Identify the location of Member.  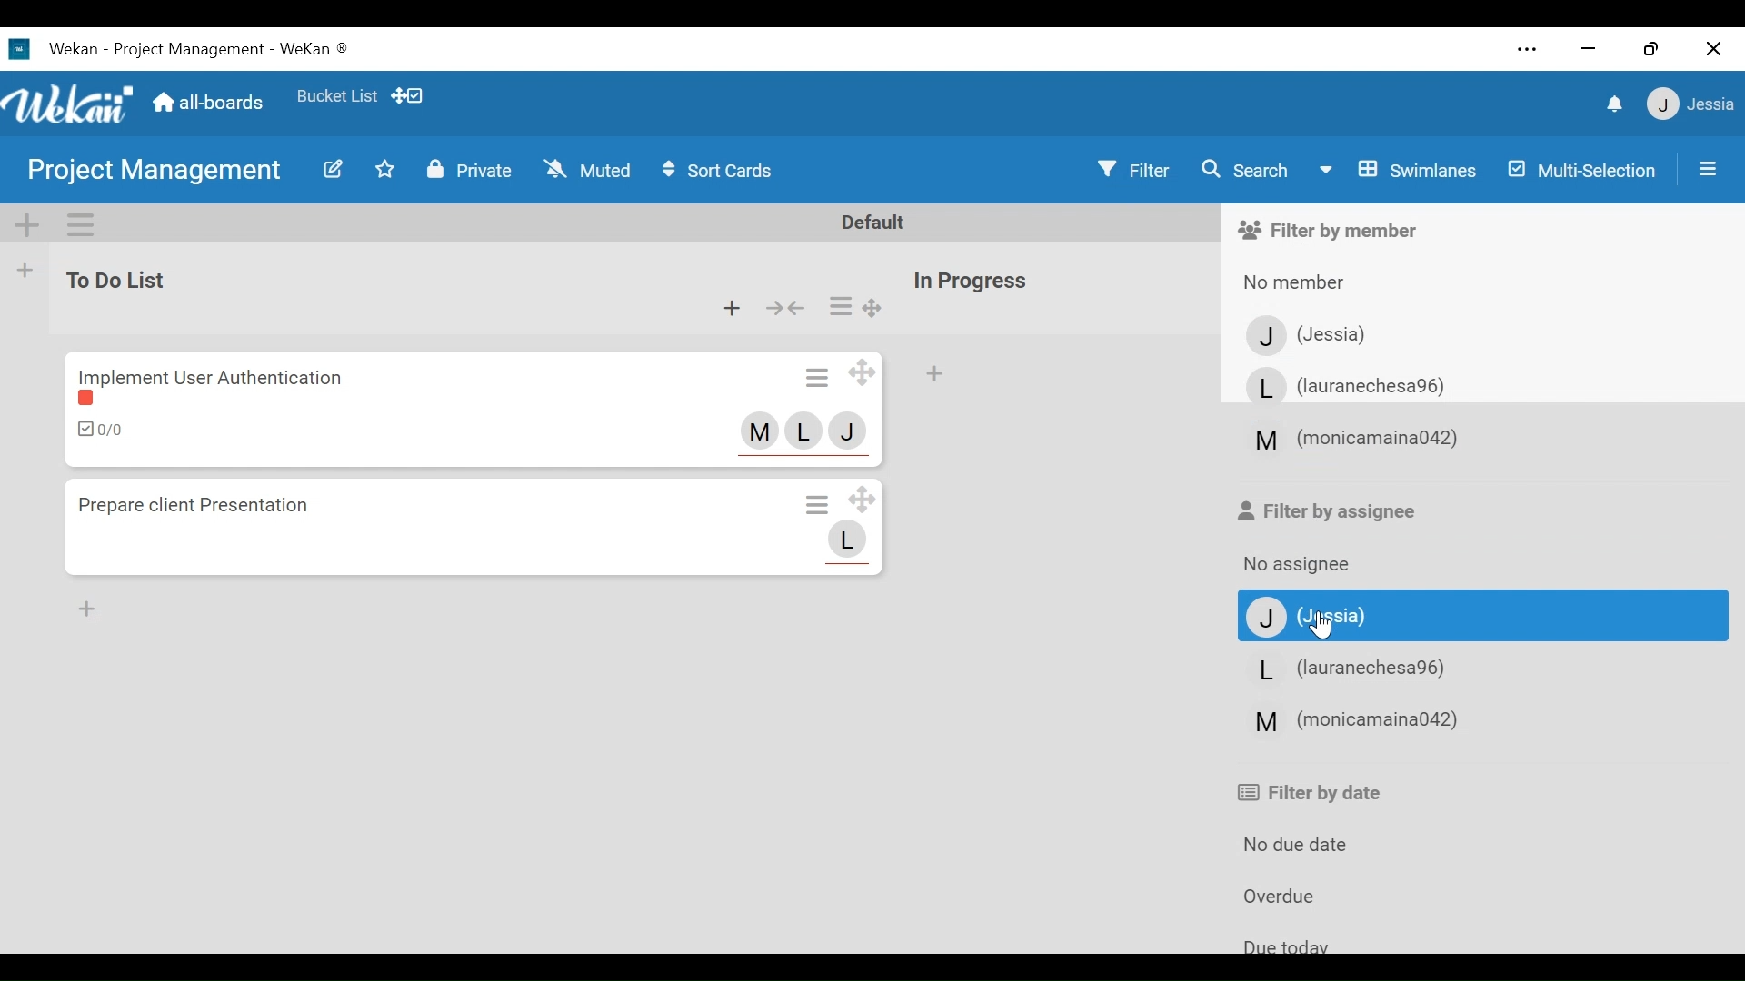
(1371, 721).